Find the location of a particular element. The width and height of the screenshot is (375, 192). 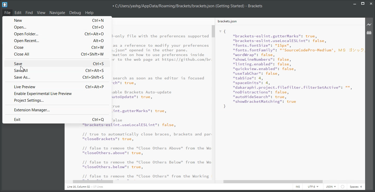

Spaces: 4 is located at coordinates (356, 187).